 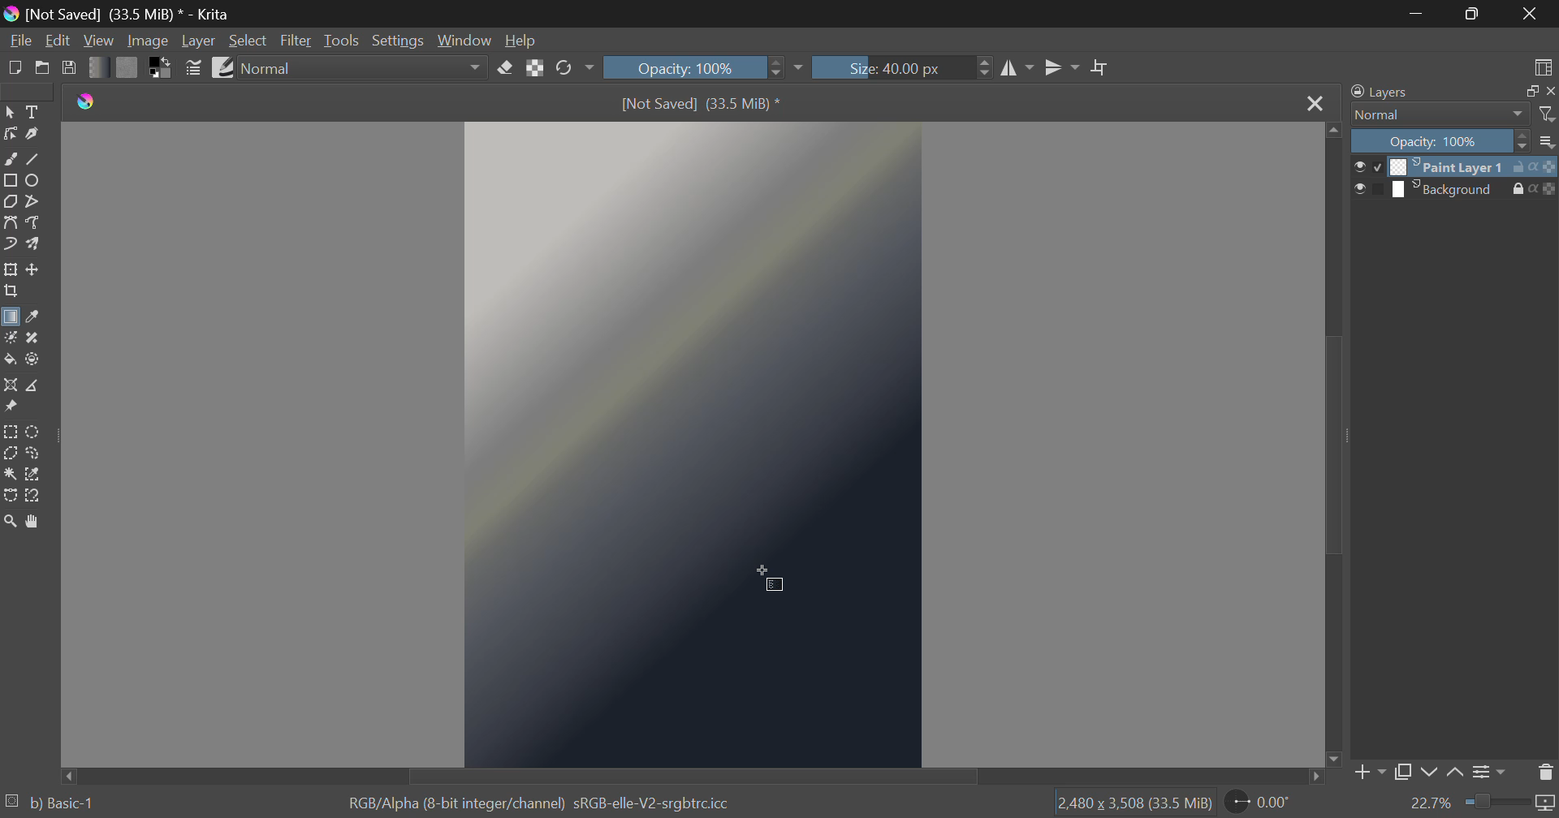 I want to click on Cursor Position AFTER_LAST_ACTION, so click(x=775, y=577).